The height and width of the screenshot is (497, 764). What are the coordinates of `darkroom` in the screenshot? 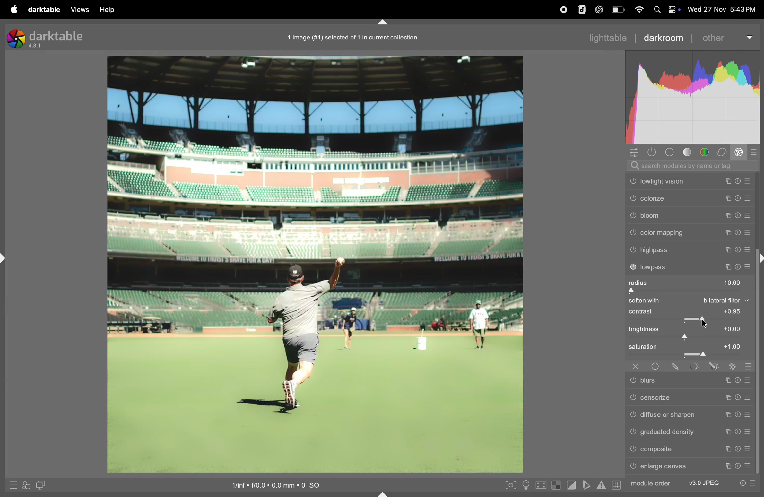 It's located at (663, 38).